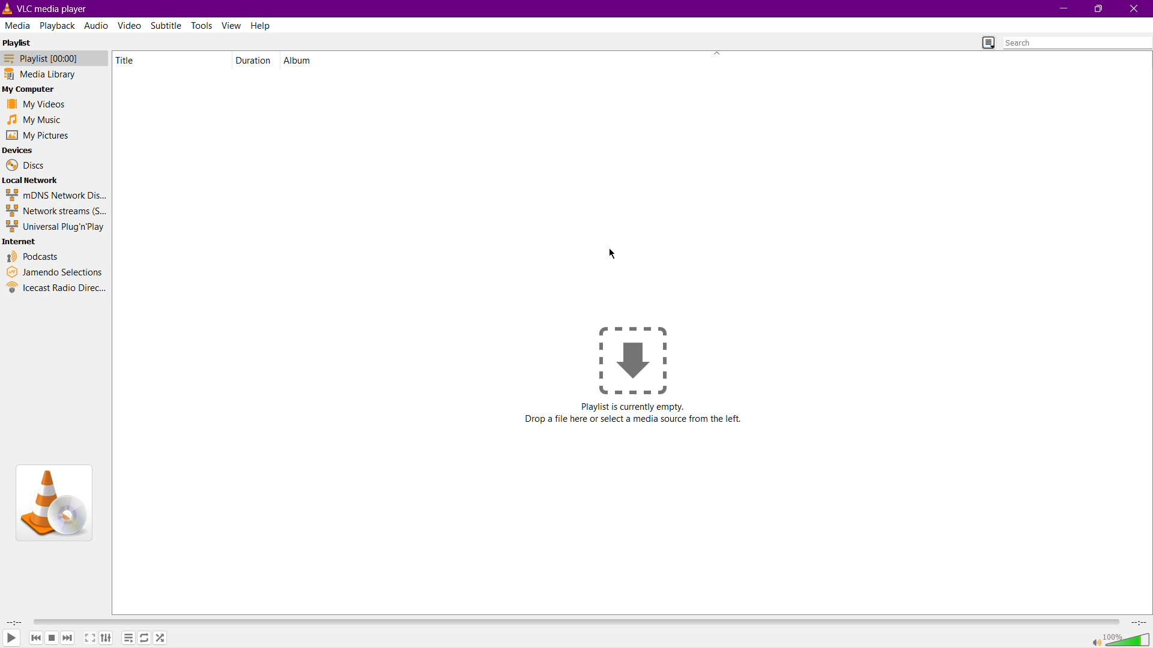  Describe the element at coordinates (31, 90) in the screenshot. I see `My Computer` at that location.